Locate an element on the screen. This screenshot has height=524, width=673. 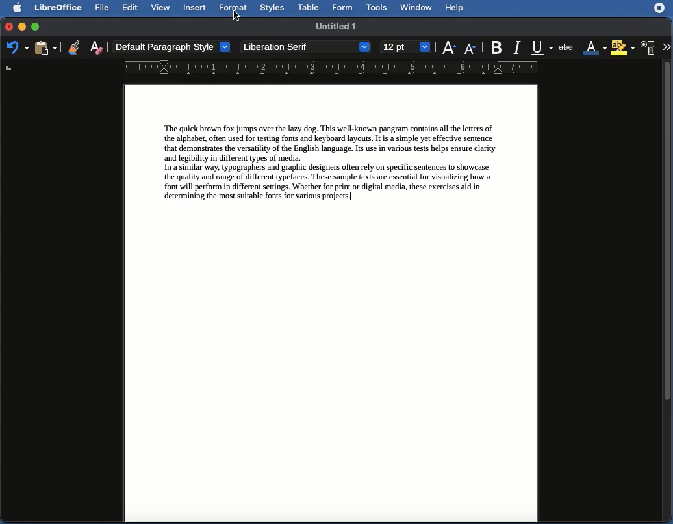
‘The quick brown fox jumps over the lazy dog, This well-known pangram contains all the letters of
the alphabet, often used for testing font and keyboard layouts. It s a simple yet effective sentence
that demonstrate the versatility of the English language. Its use in various tests helps ensure clarity
and legibility in diferent types of media

In. similar way, typographers and graphic designers often rly on specific sentences o showcase
the quality and range of different typefaces. These sample texts are essential for visualizing how a
font will perform in different settings. Whether or prin or digital media, these exercises aid in
determining the most suitable fonts for various projects] is located at coordinates (333, 163).